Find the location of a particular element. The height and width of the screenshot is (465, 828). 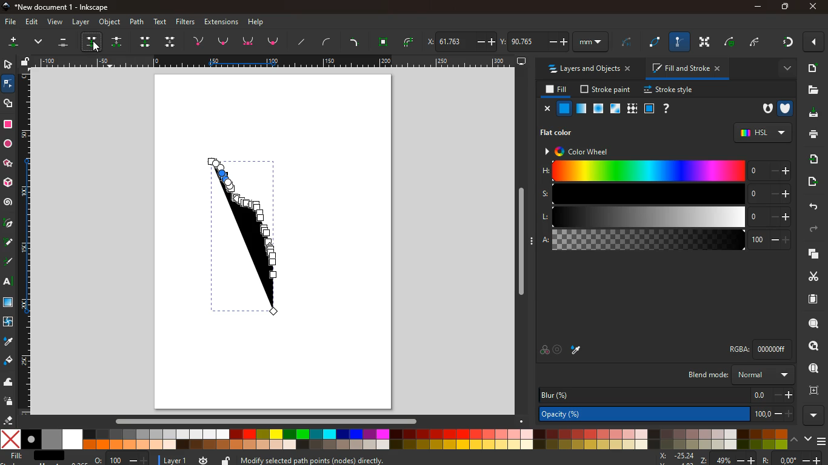

fill is located at coordinates (554, 90).